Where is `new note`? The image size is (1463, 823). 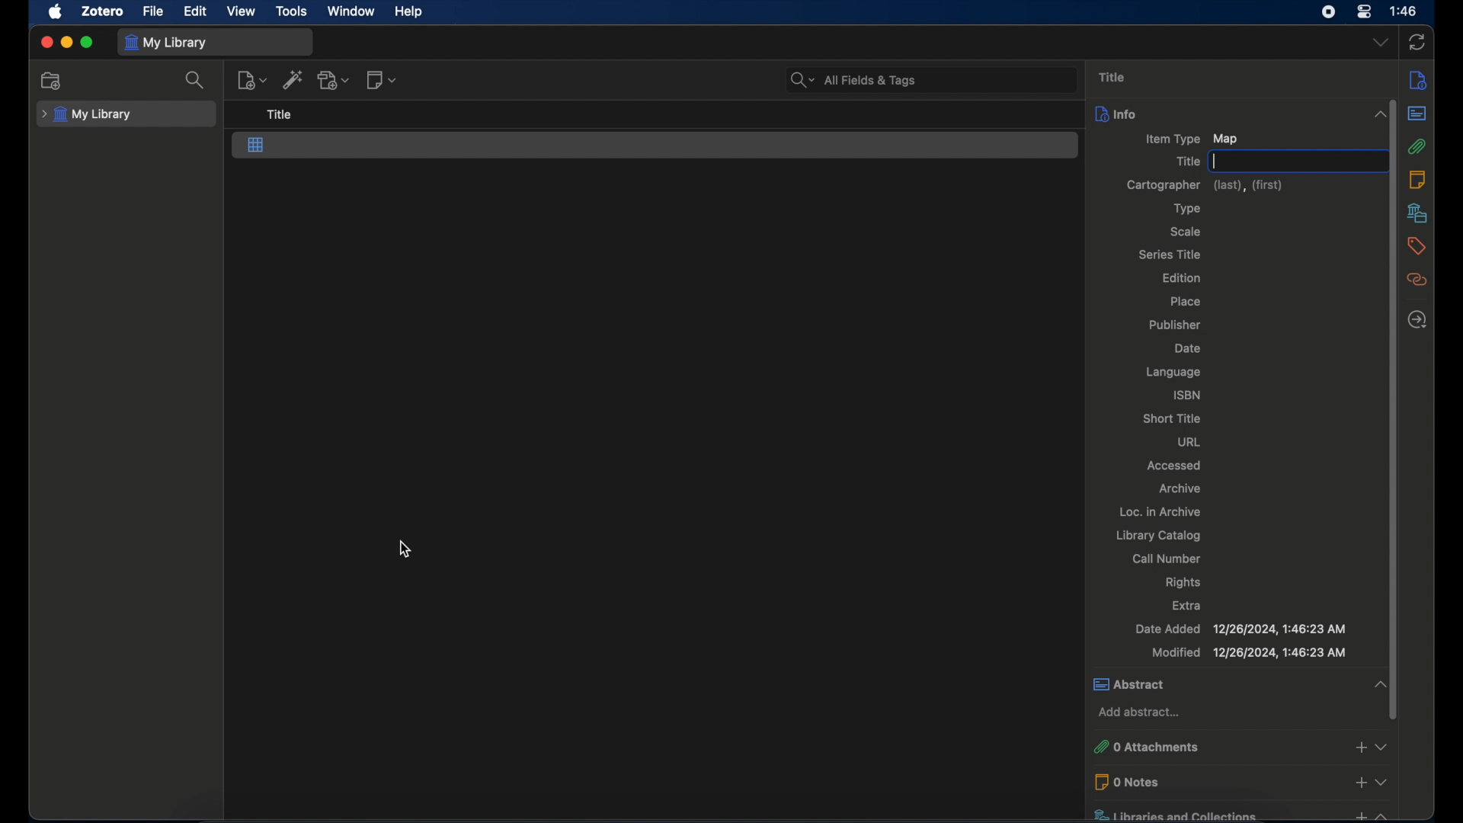
new note is located at coordinates (381, 79).